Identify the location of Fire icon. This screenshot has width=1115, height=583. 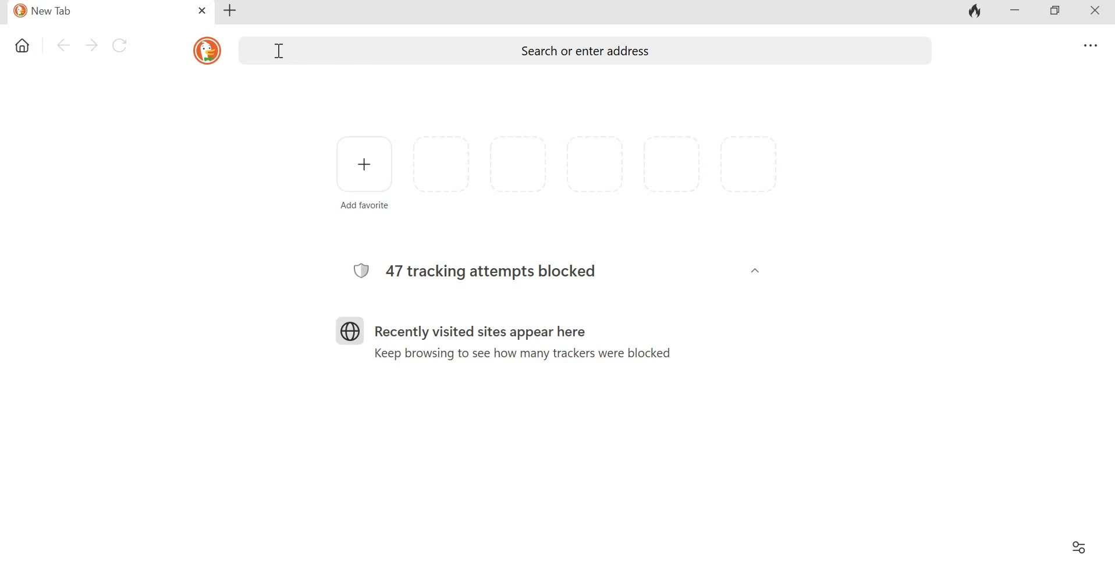
(976, 12).